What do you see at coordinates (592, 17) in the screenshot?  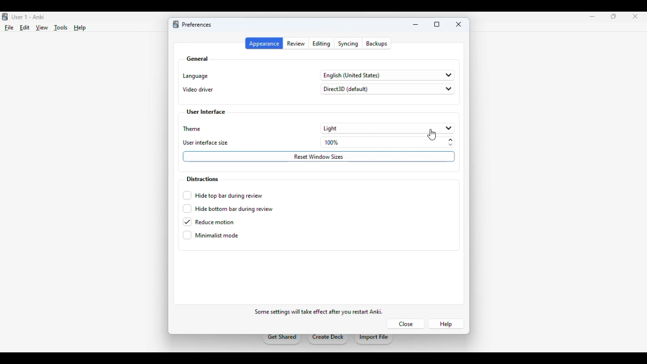 I see `minimize` at bounding box center [592, 17].